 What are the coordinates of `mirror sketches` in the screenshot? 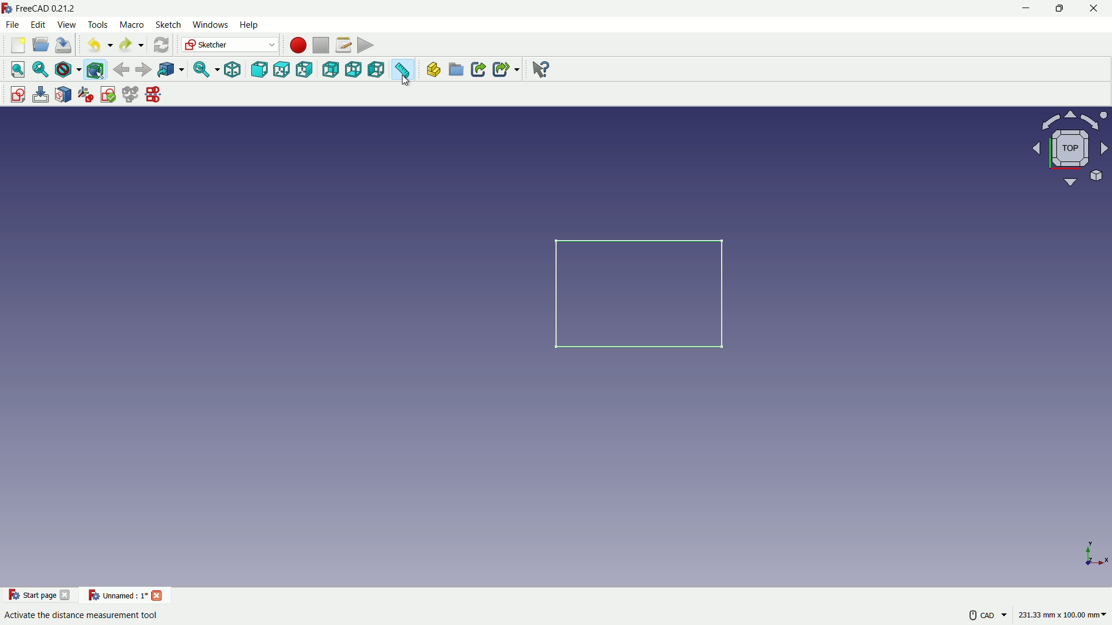 It's located at (153, 95).